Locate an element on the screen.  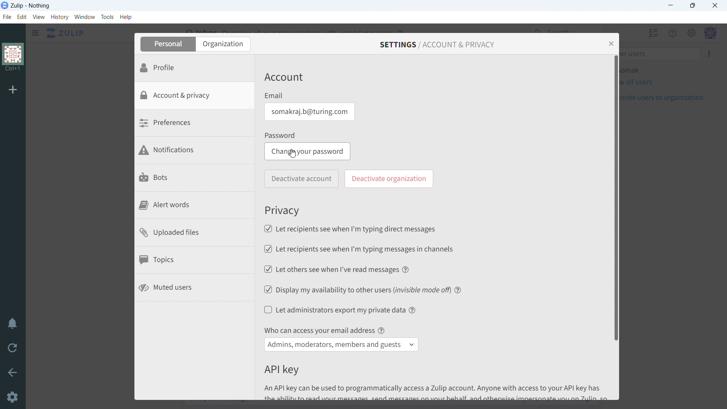
history is located at coordinates (60, 17).